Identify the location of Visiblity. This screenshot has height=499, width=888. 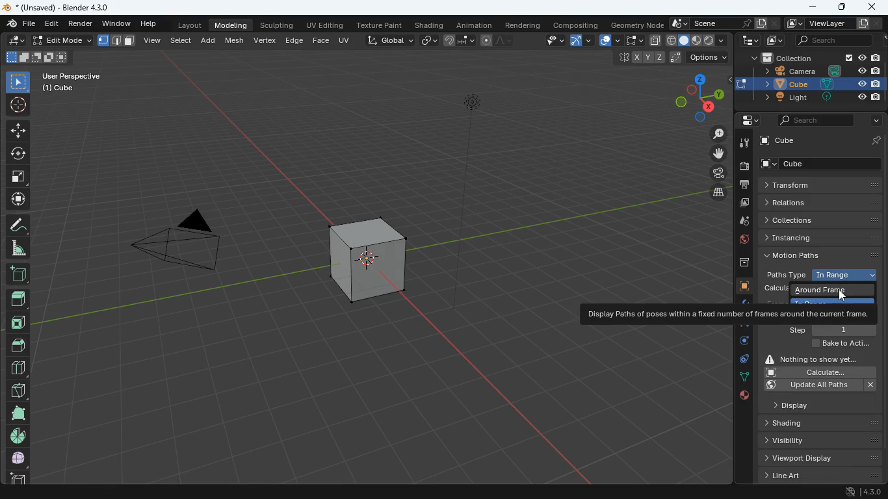
(802, 439).